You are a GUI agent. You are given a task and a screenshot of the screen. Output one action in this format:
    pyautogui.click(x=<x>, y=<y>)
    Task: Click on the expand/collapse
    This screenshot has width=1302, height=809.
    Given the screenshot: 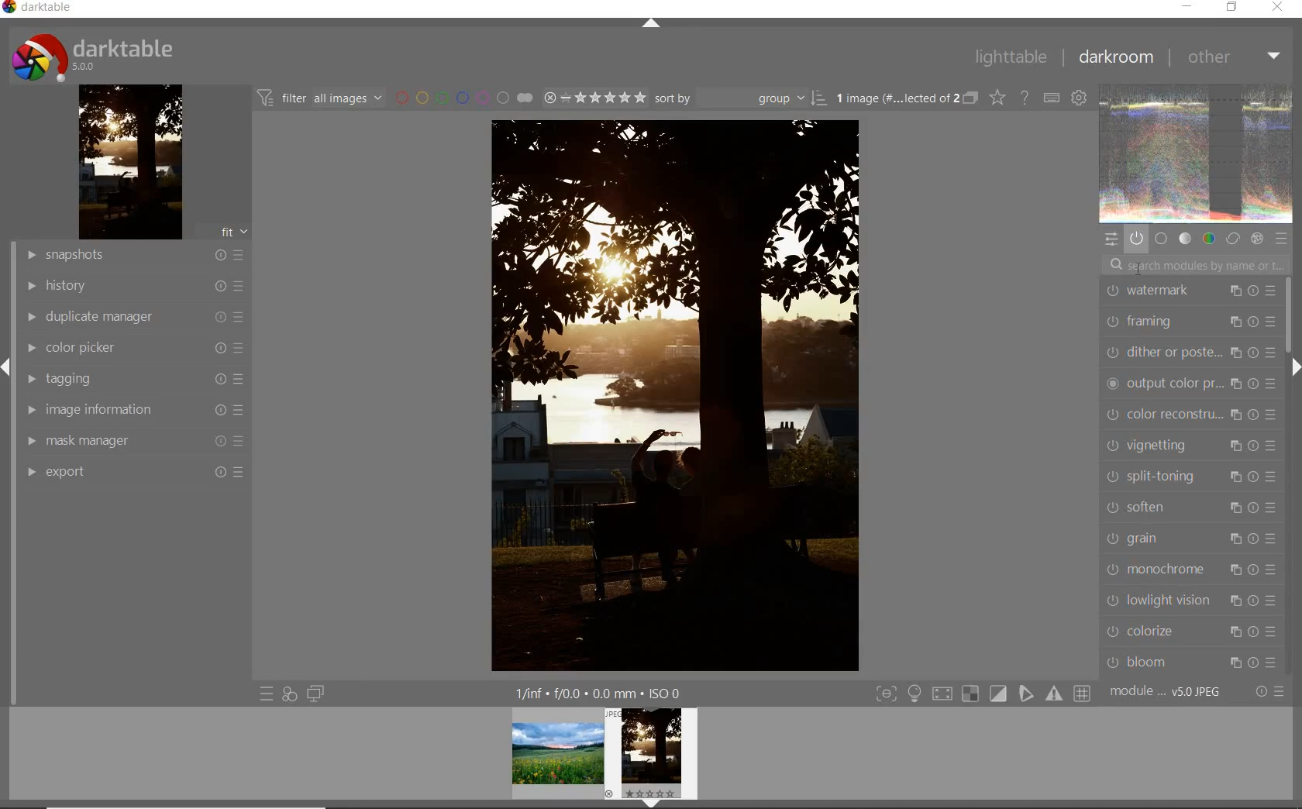 What is the action you would take?
    pyautogui.click(x=653, y=26)
    